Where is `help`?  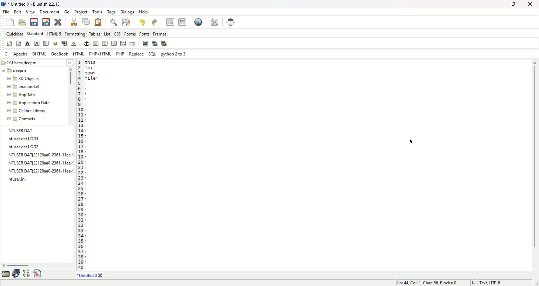
help is located at coordinates (145, 12).